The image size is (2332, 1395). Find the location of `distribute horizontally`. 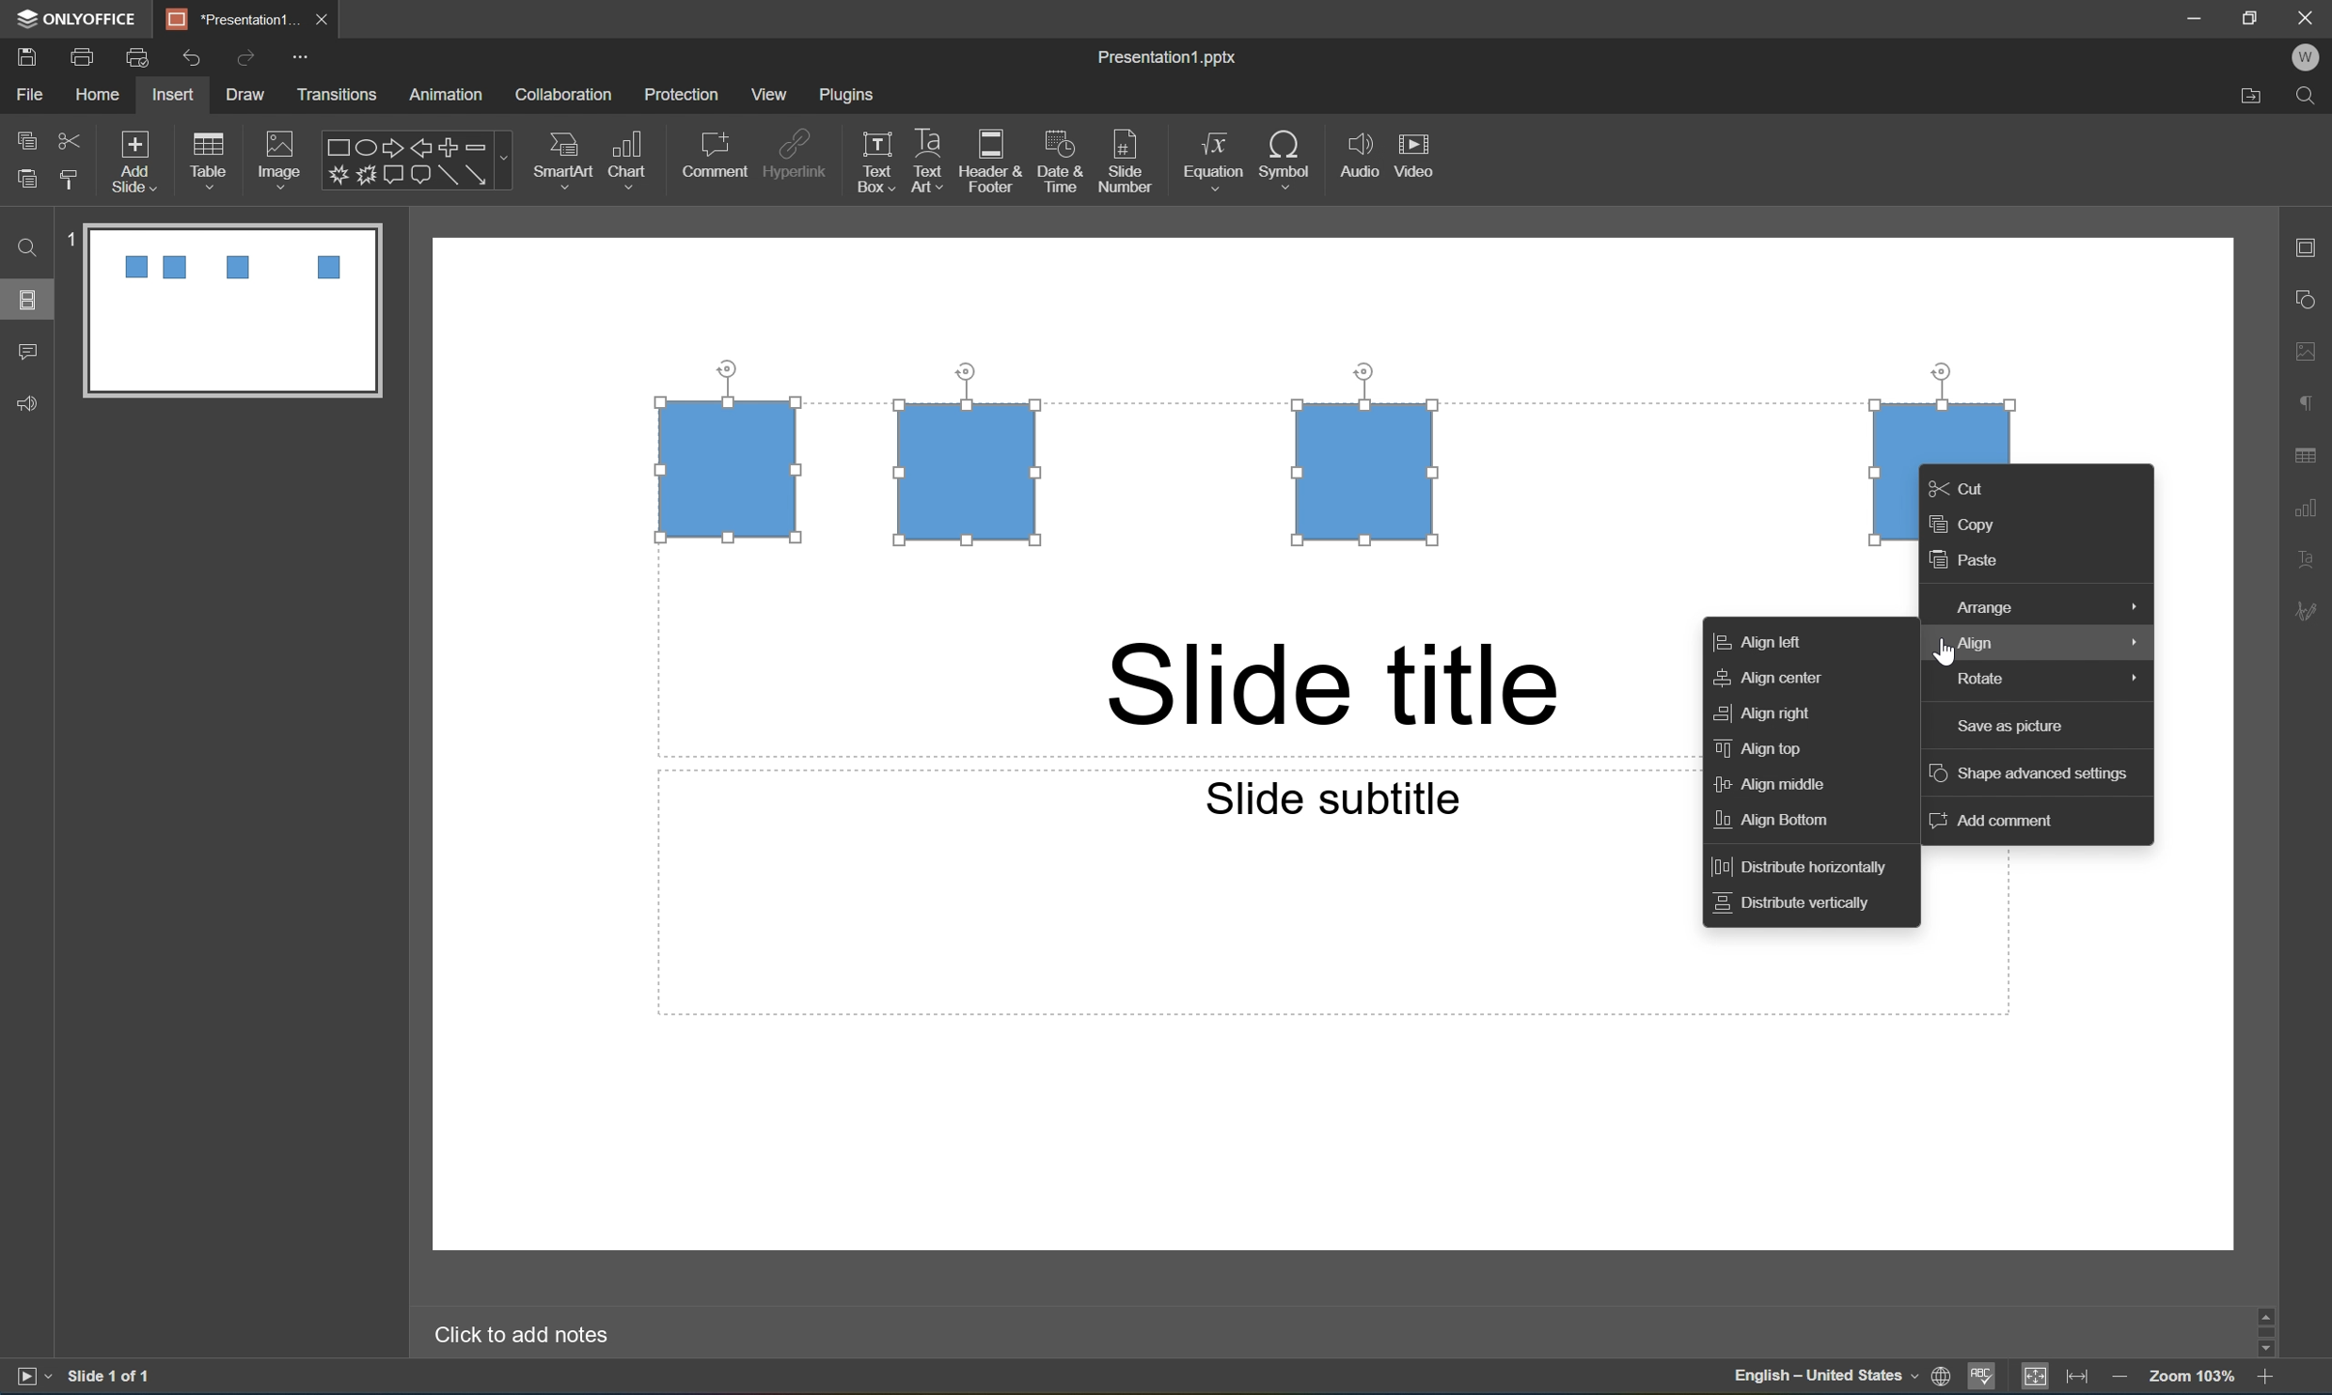

distribute horizontally is located at coordinates (1810, 864).